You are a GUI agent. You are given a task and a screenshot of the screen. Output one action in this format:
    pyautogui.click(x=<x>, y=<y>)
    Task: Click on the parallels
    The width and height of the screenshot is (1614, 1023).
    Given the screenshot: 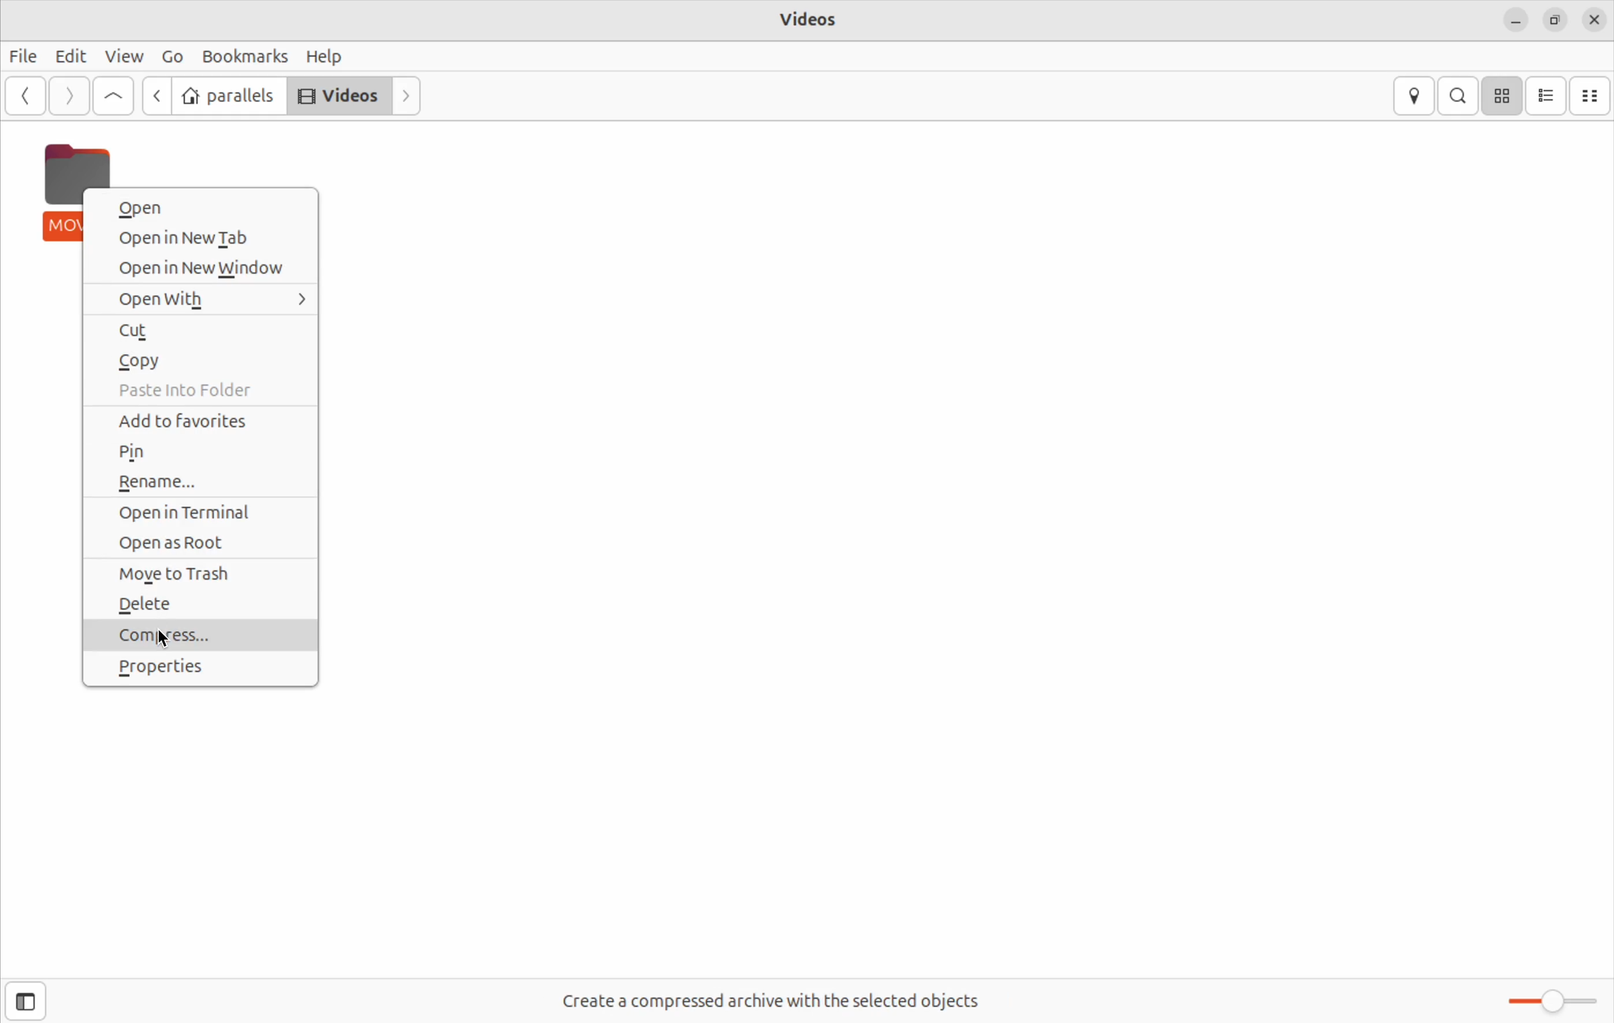 What is the action you would take?
    pyautogui.click(x=229, y=96)
    